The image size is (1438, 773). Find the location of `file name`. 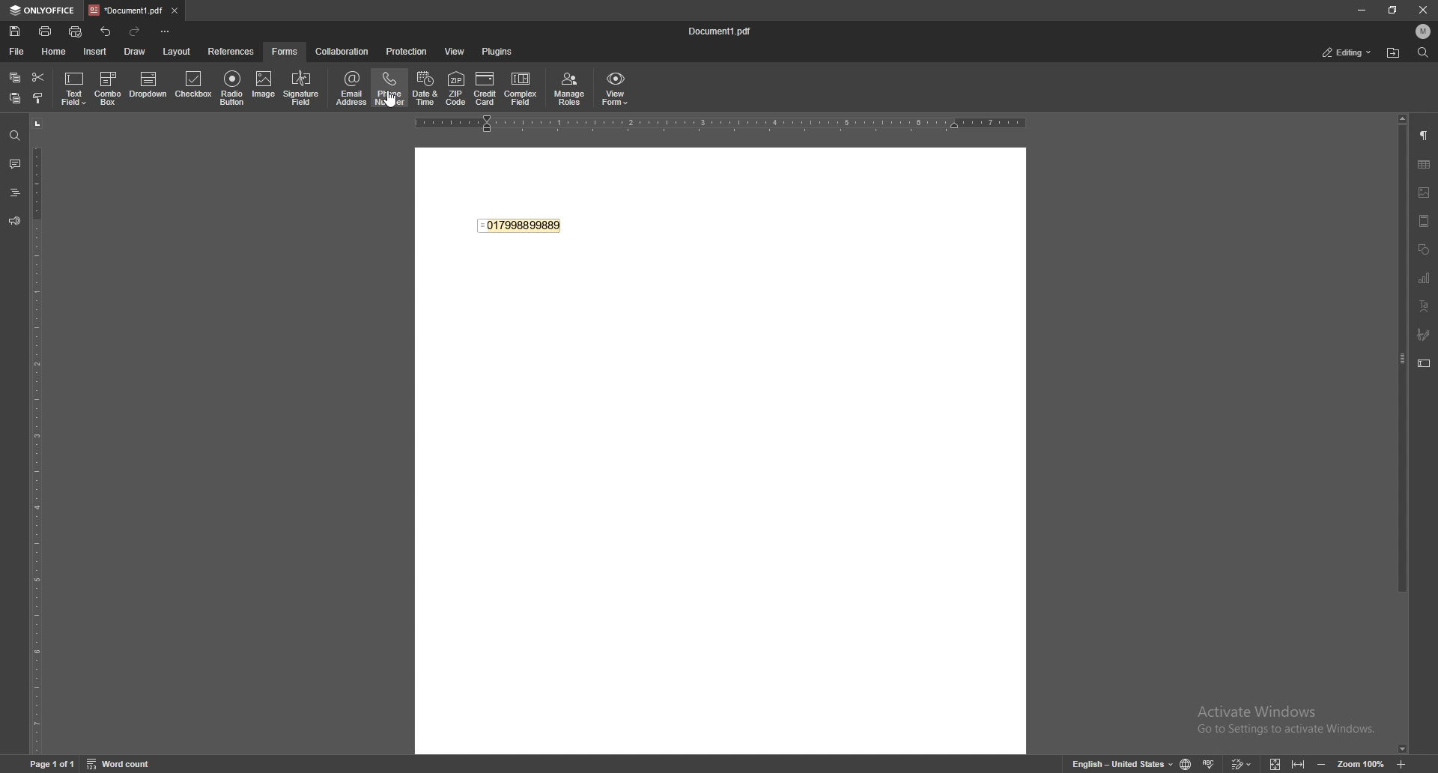

file name is located at coordinates (719, 32).